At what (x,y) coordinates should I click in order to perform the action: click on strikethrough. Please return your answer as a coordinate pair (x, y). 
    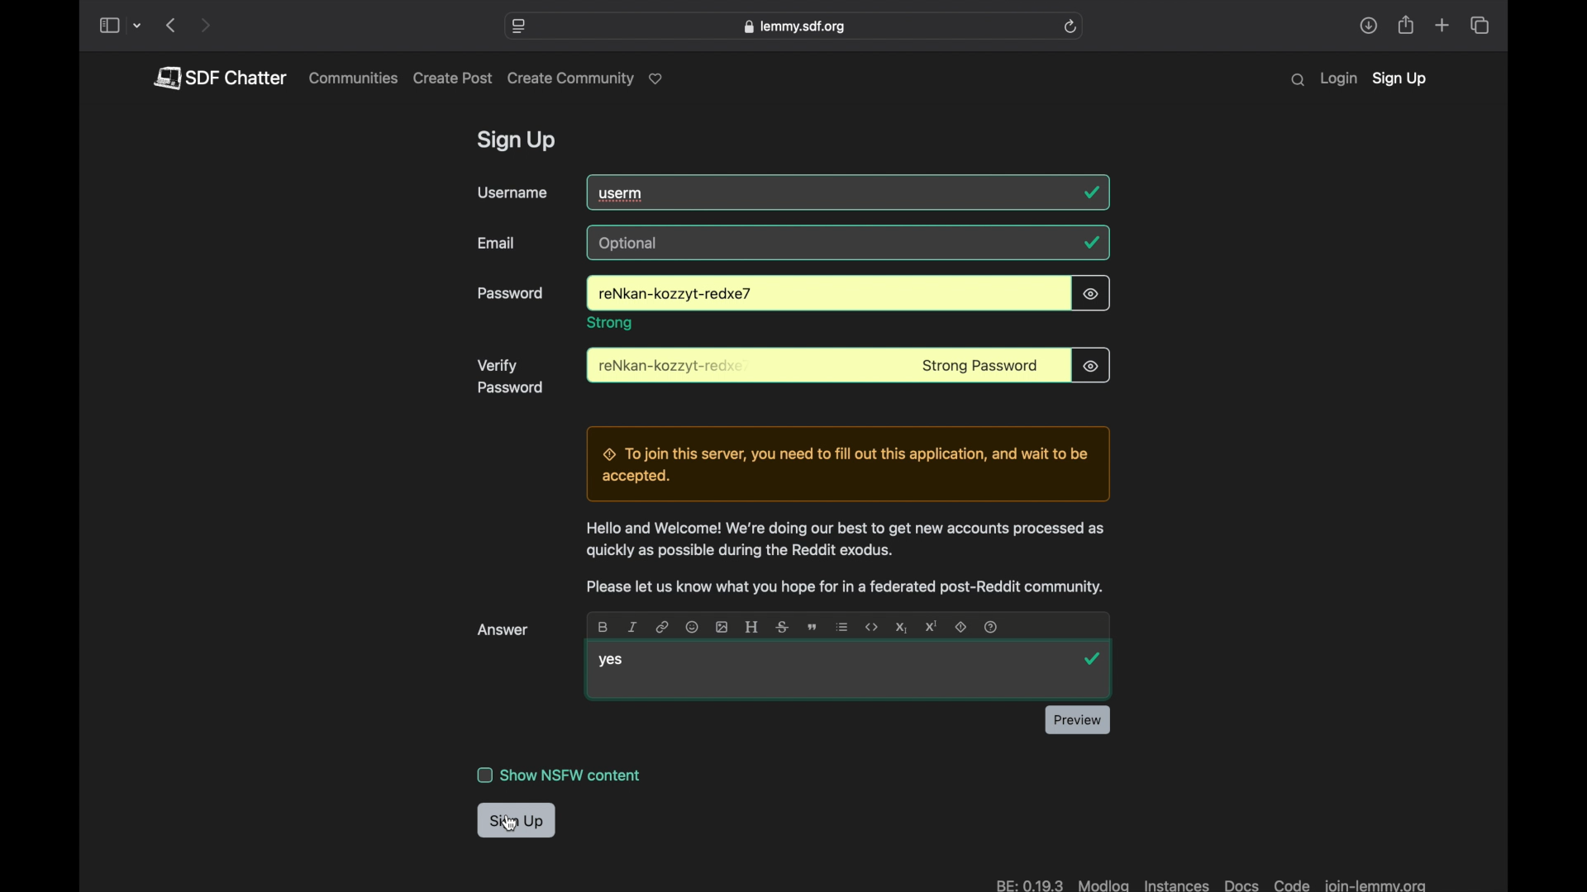
    Looking at the image, I should click on (780, 627).